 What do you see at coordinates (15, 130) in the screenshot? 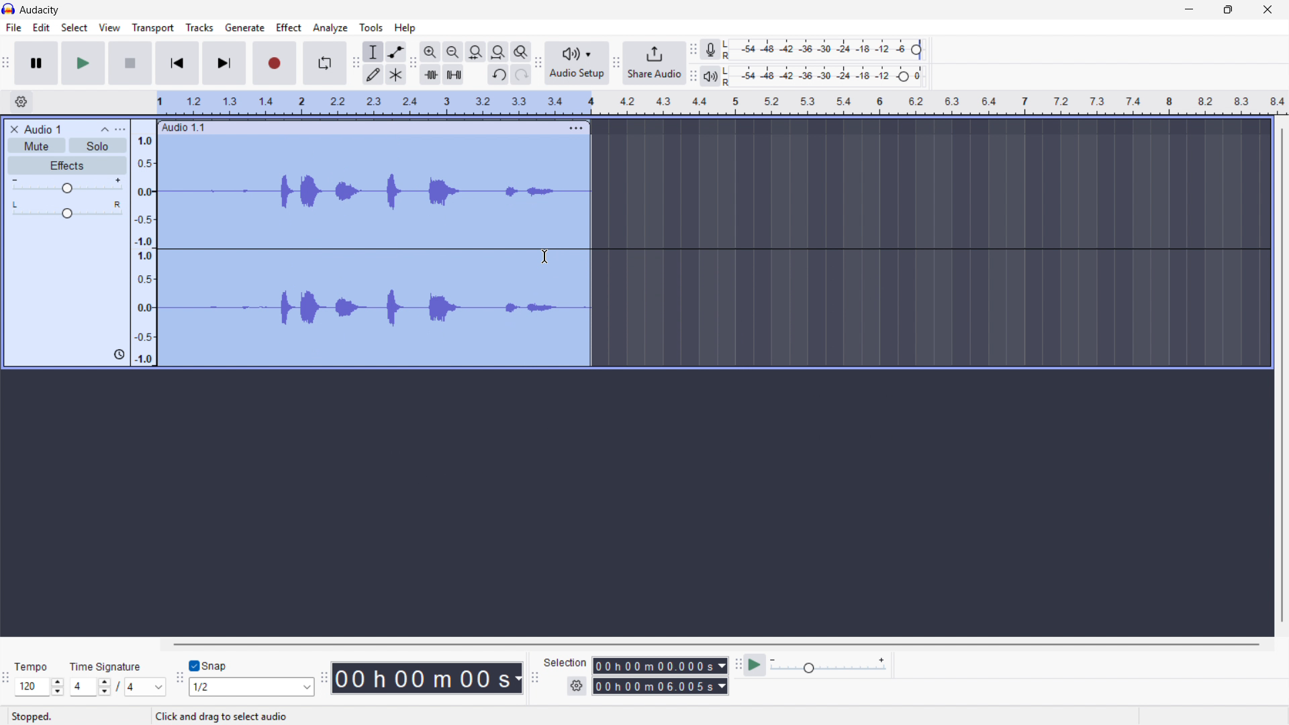
I see `Remove track ` at bounding box center [15, 130].